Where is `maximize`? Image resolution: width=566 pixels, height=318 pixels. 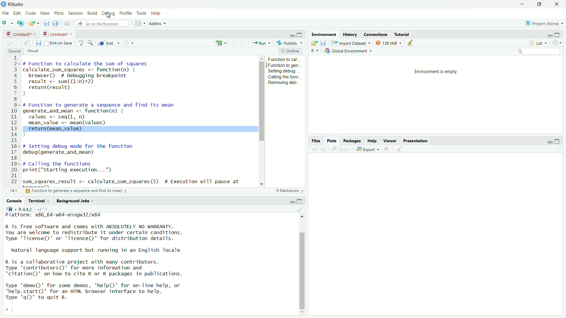
maximize is located at coordinates (300, 200).